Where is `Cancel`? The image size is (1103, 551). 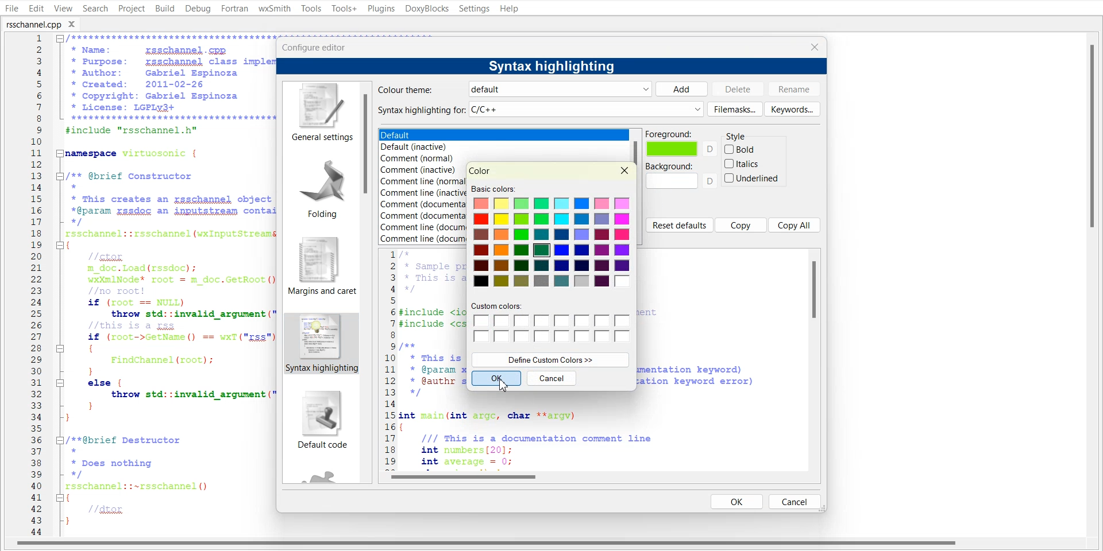
Cancel is located at coordinates (795, 501).